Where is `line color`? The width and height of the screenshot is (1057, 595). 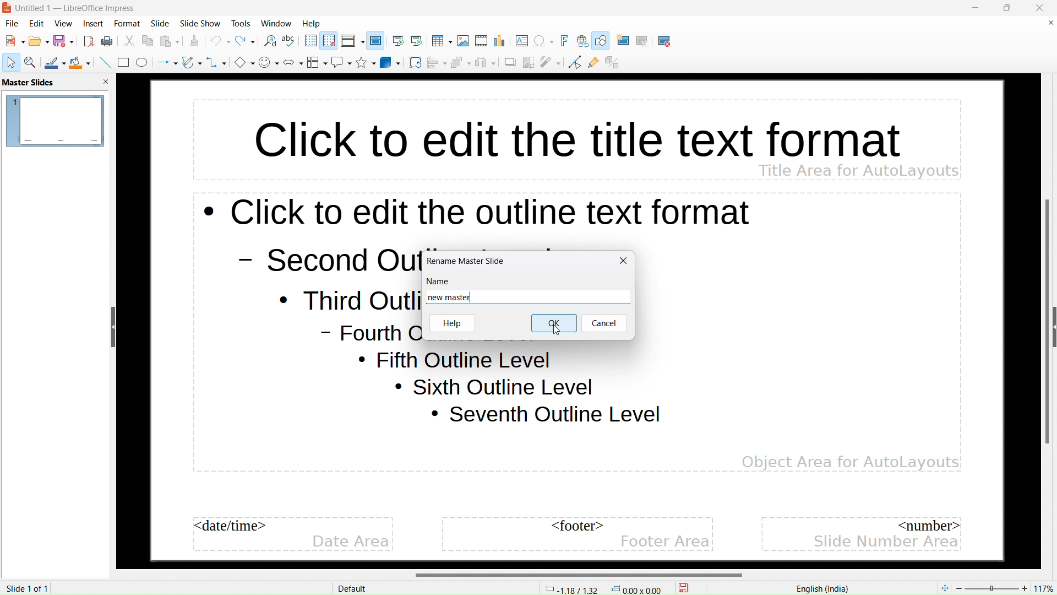
line color is located at coordinates (56, 62).